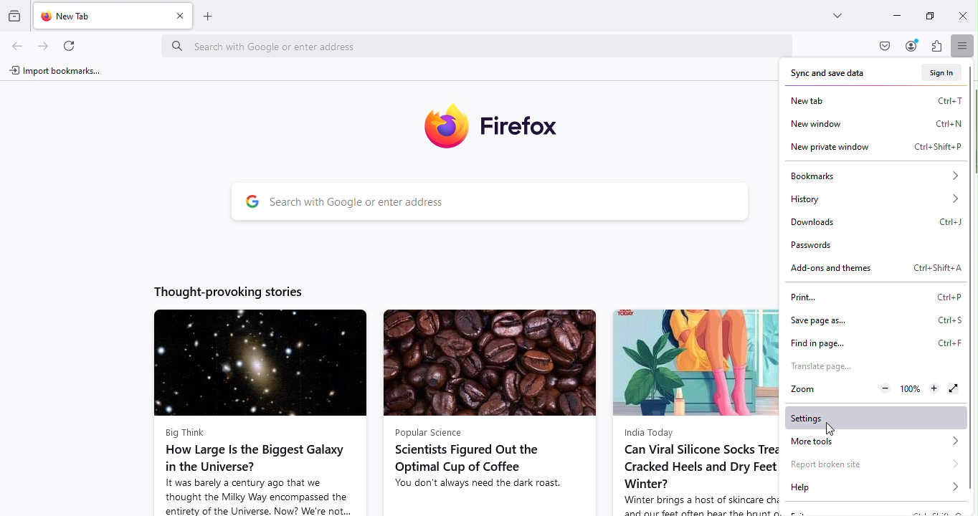 The width and height of the screenshot is (978, 516). What do you see at coordinates (251, 203) in the screenshot?
I see `google logo` at bounding box center [251, 203].